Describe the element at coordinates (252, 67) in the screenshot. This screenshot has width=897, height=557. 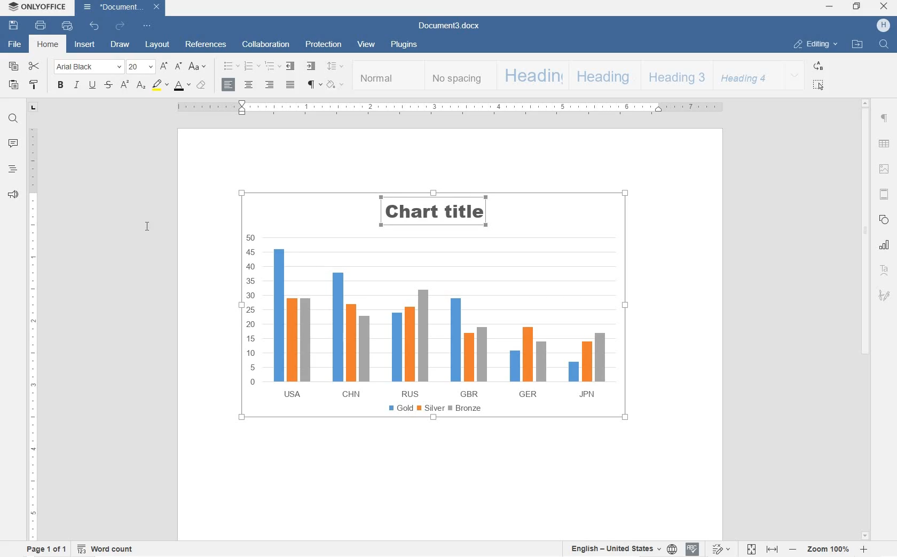
I see `NUMBERING` at that location.